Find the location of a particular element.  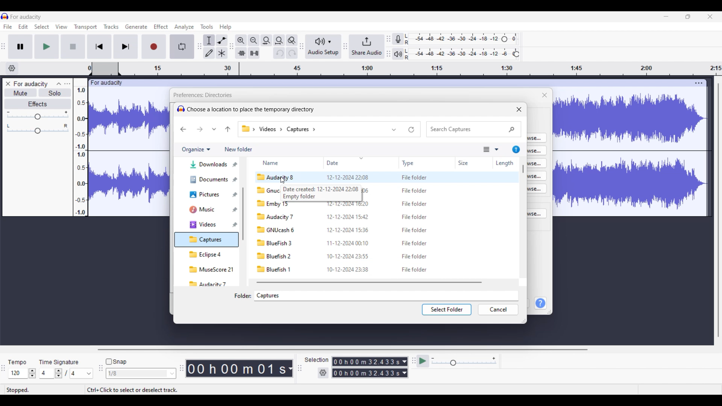

Draw tool is located at coordinates (209, 53).